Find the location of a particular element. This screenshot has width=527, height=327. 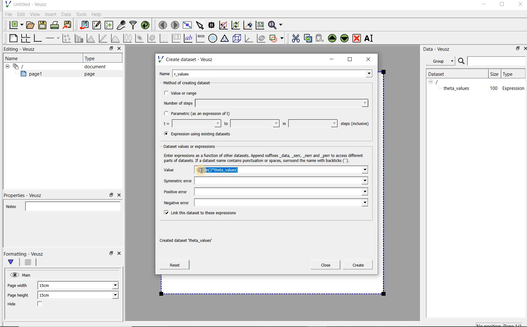

Move the selected widget down is located at coordinates (345, 38).